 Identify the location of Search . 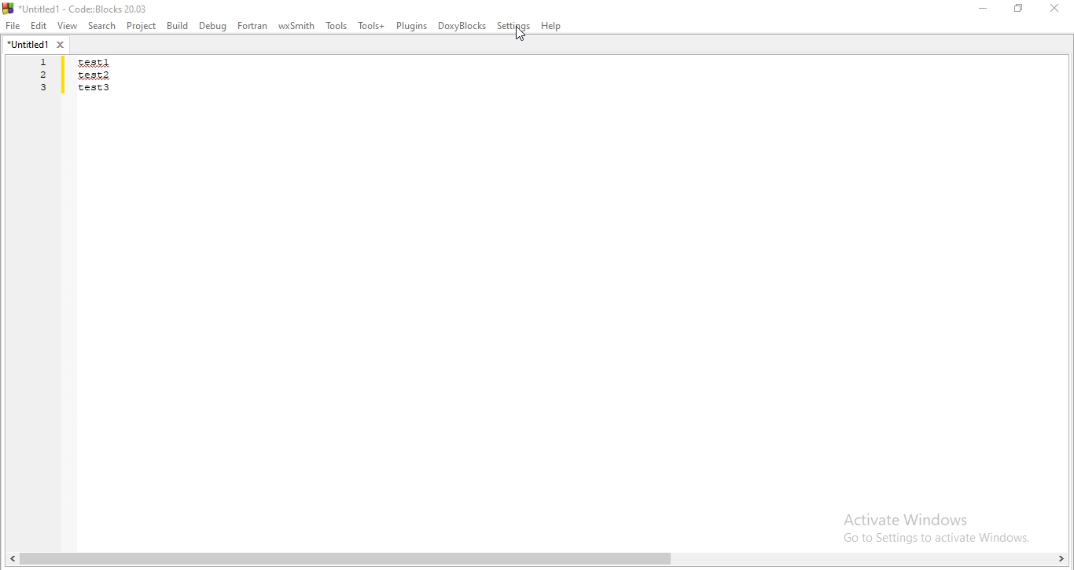
(102, 27).